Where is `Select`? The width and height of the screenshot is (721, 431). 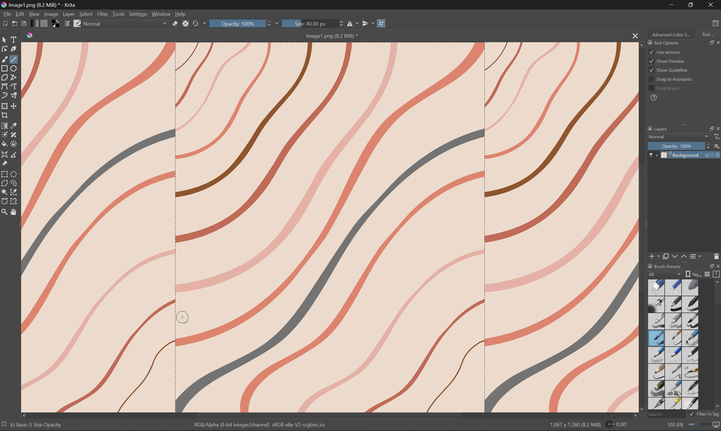
Select is located at coordinates (86, 14).